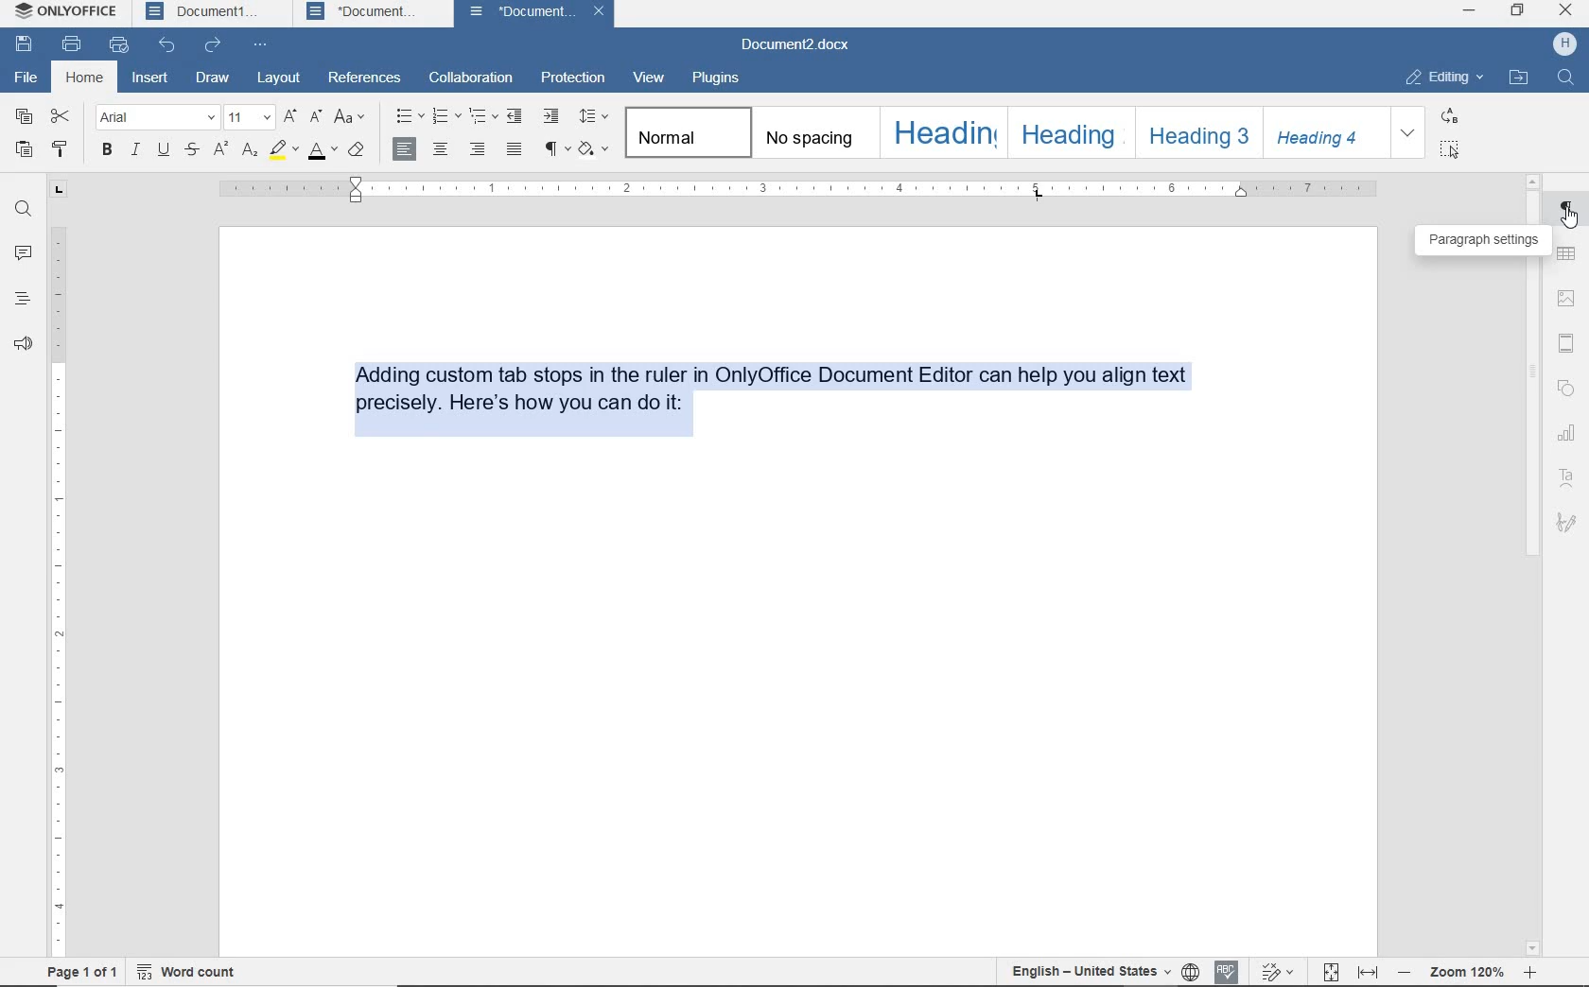 Image resolution: width=1589 pixels, height=987 pixels. I want to click on insert, so click(149, 79).